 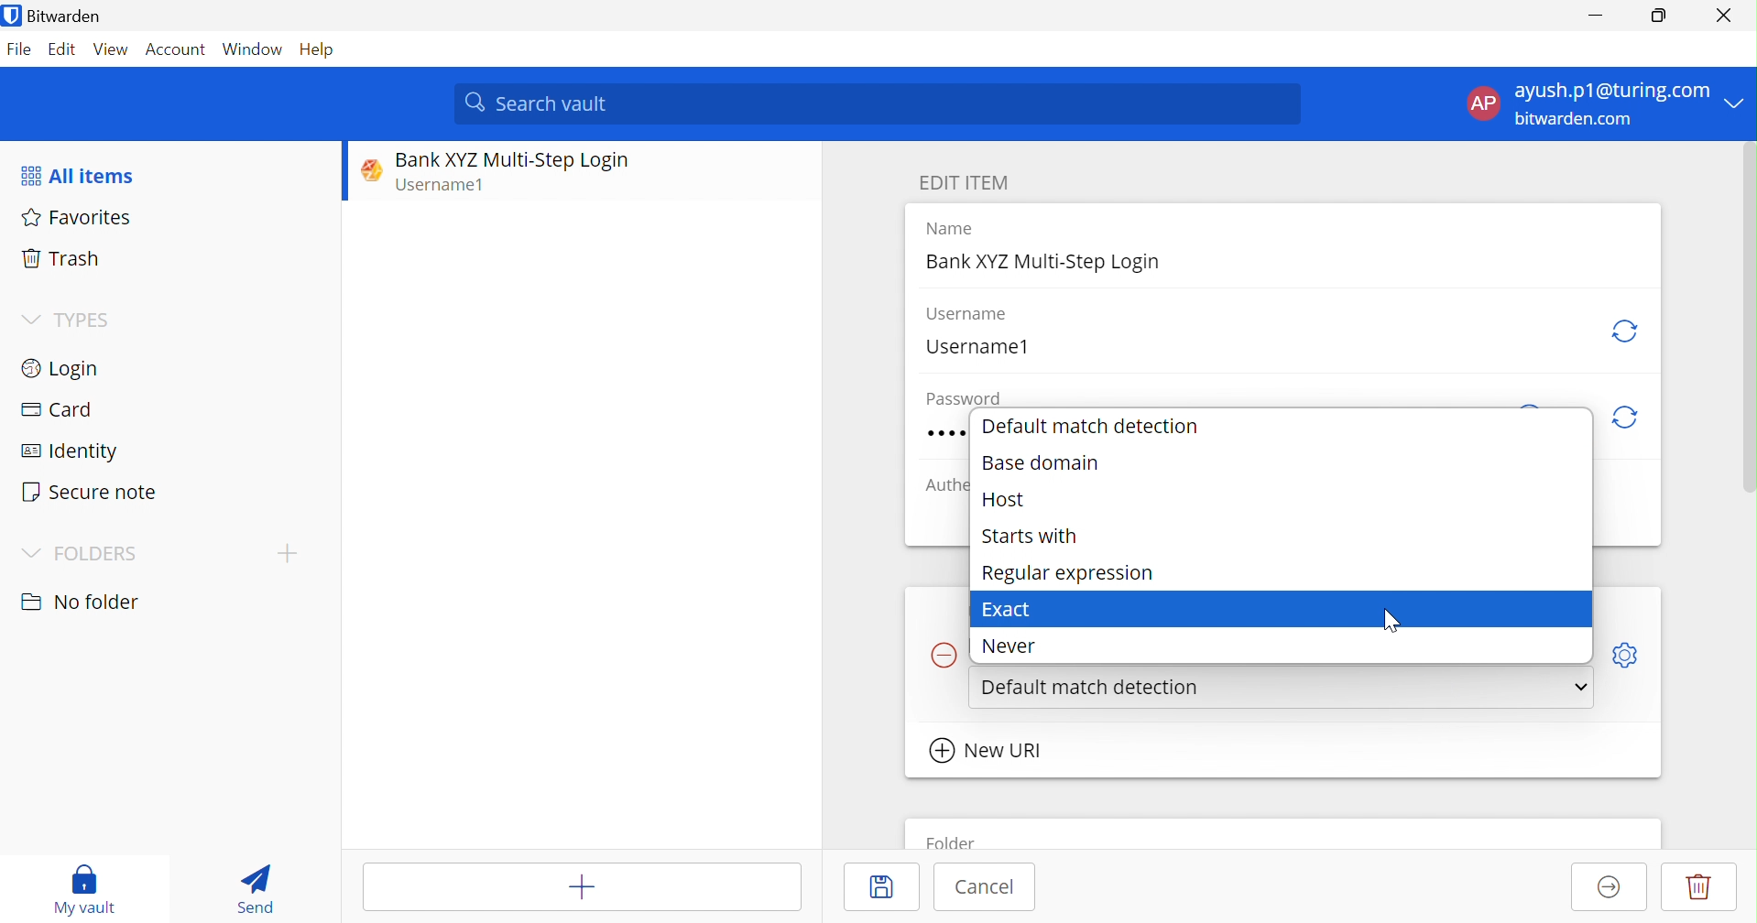 What do you see at coordinates (112, 49) in the screenshot?
I see `View` at bounding box center [112, 49].